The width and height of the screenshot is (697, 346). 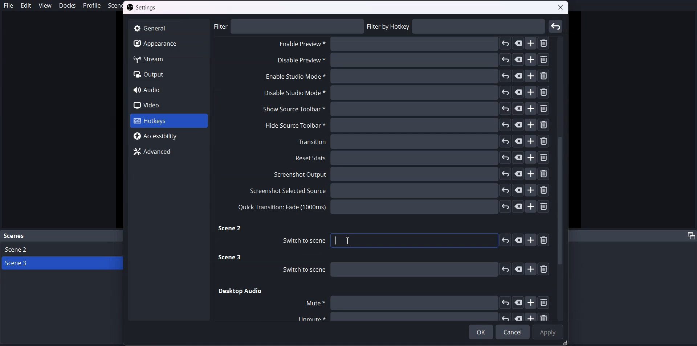 I want to click on Screenshot output, so click(x=412, y=174).